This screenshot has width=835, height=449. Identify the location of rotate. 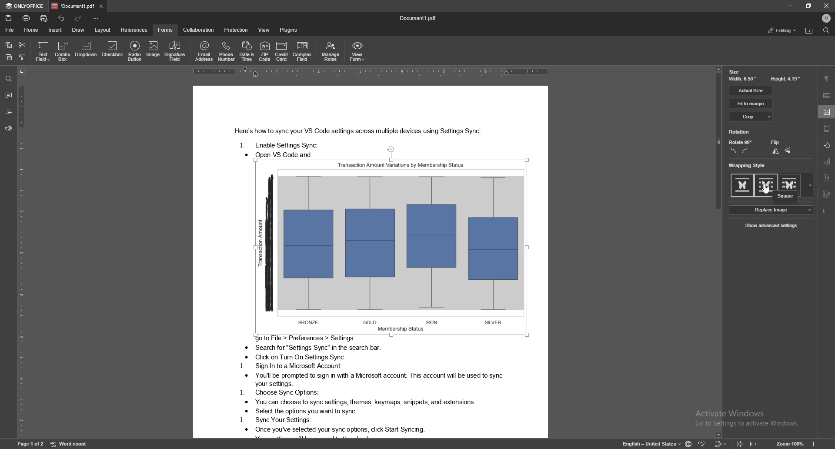
(732, 152).